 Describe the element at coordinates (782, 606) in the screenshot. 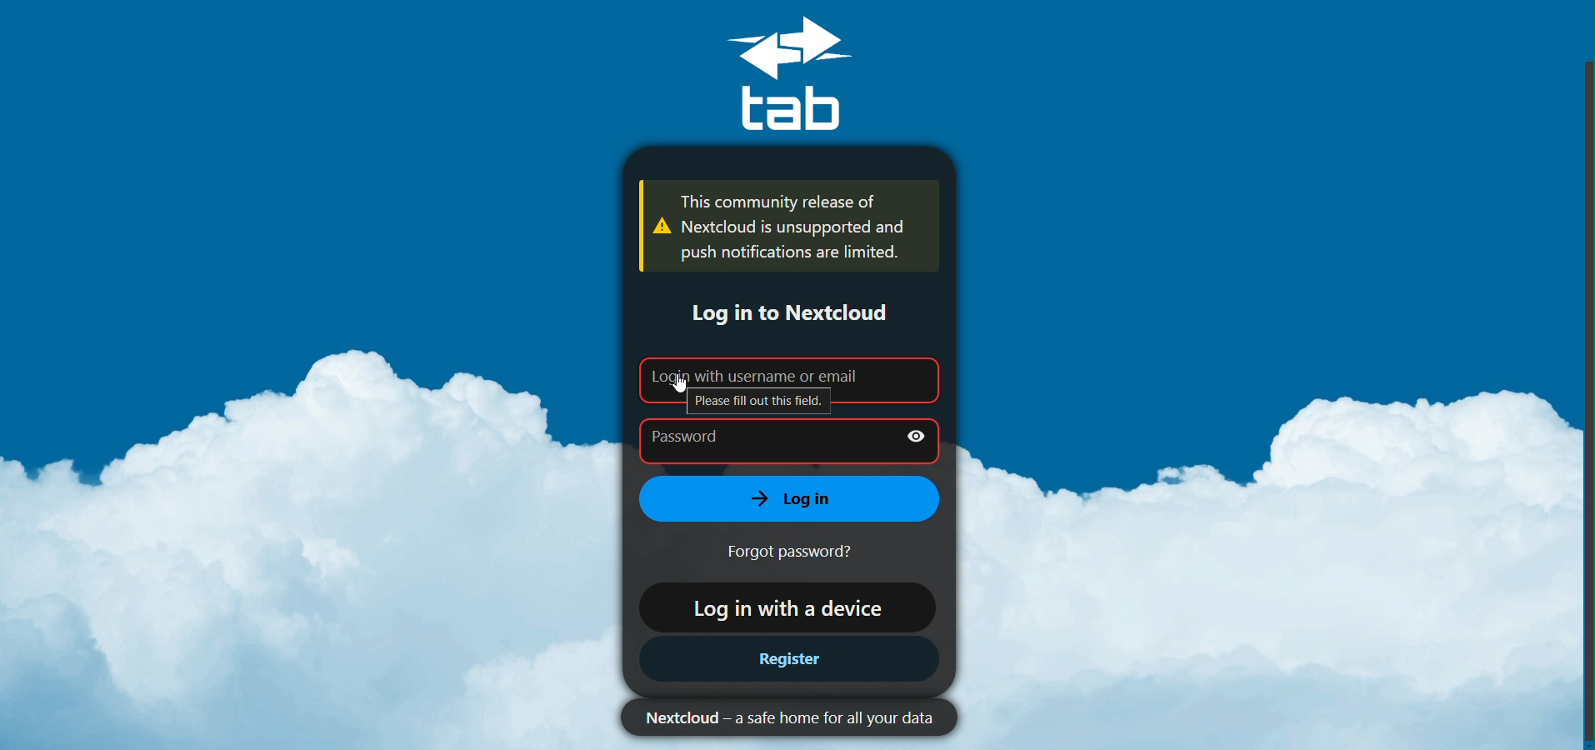

I see `Log in with a device` at that location.